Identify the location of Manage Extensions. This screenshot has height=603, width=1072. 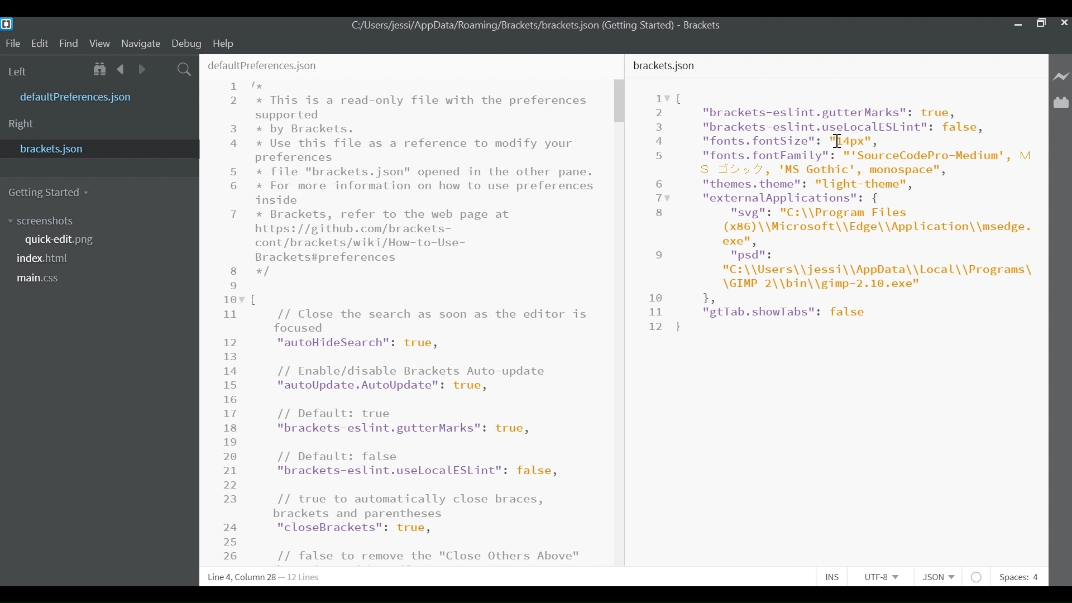
(1061, 103).